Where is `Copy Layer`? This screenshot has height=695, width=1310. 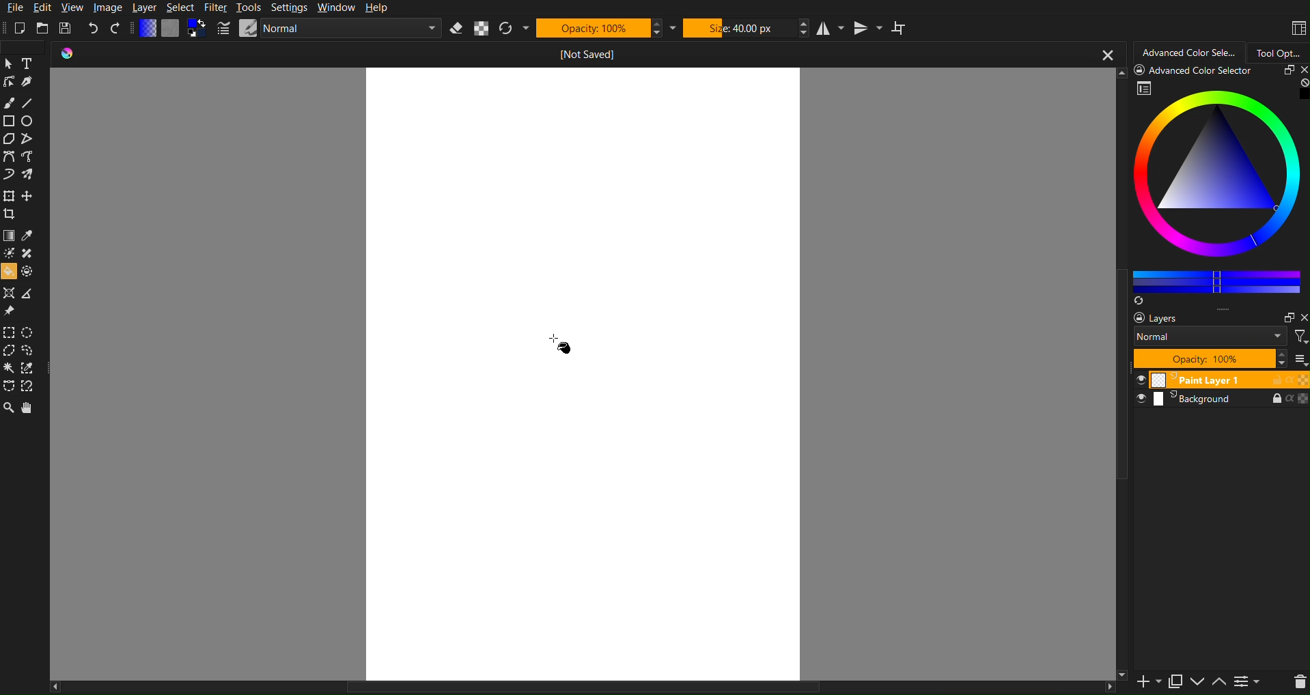
Copy Layer is located at coordinates (1172, 679).